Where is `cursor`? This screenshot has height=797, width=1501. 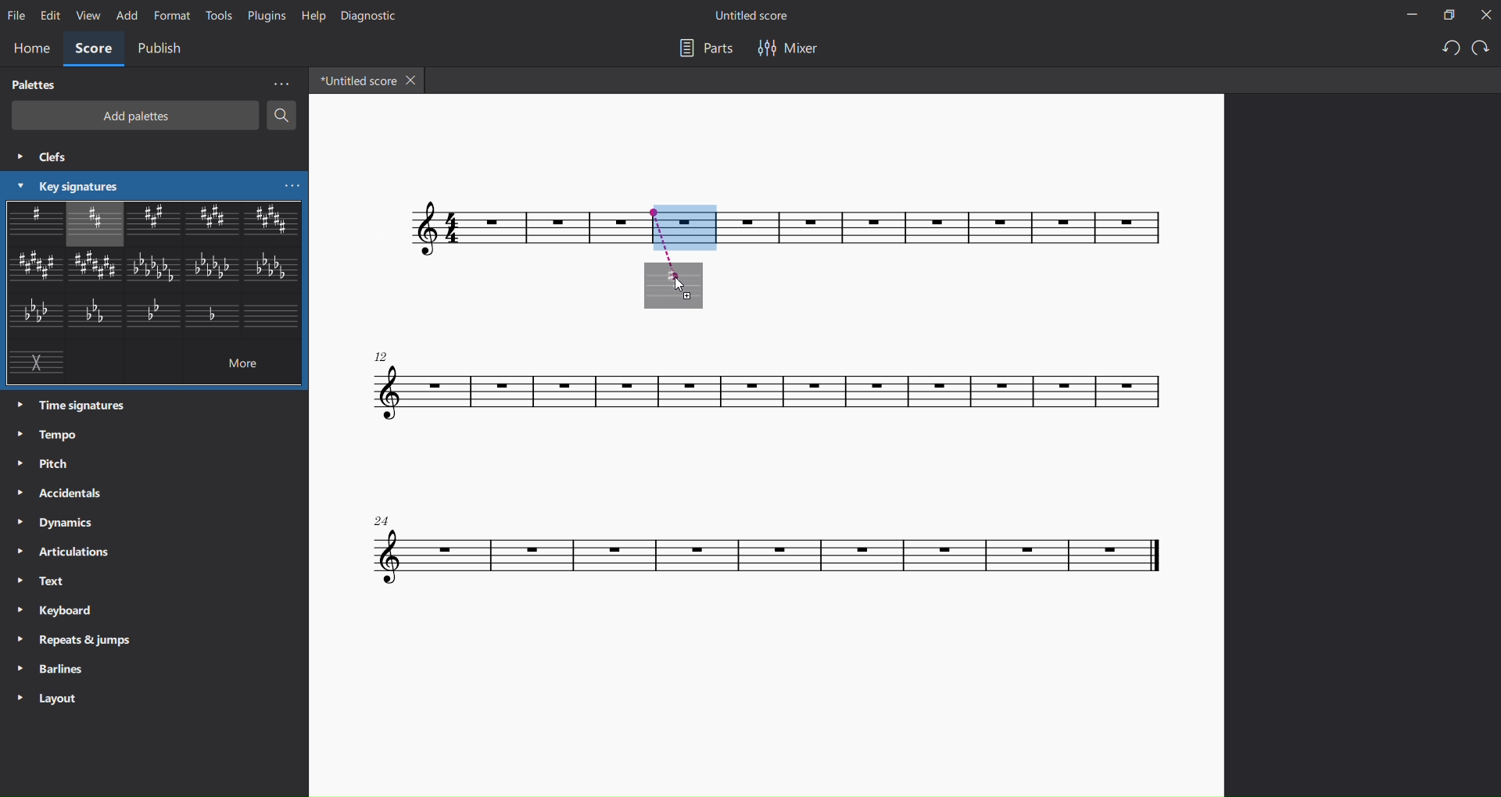 cursor is located at coordinates (679, 282).